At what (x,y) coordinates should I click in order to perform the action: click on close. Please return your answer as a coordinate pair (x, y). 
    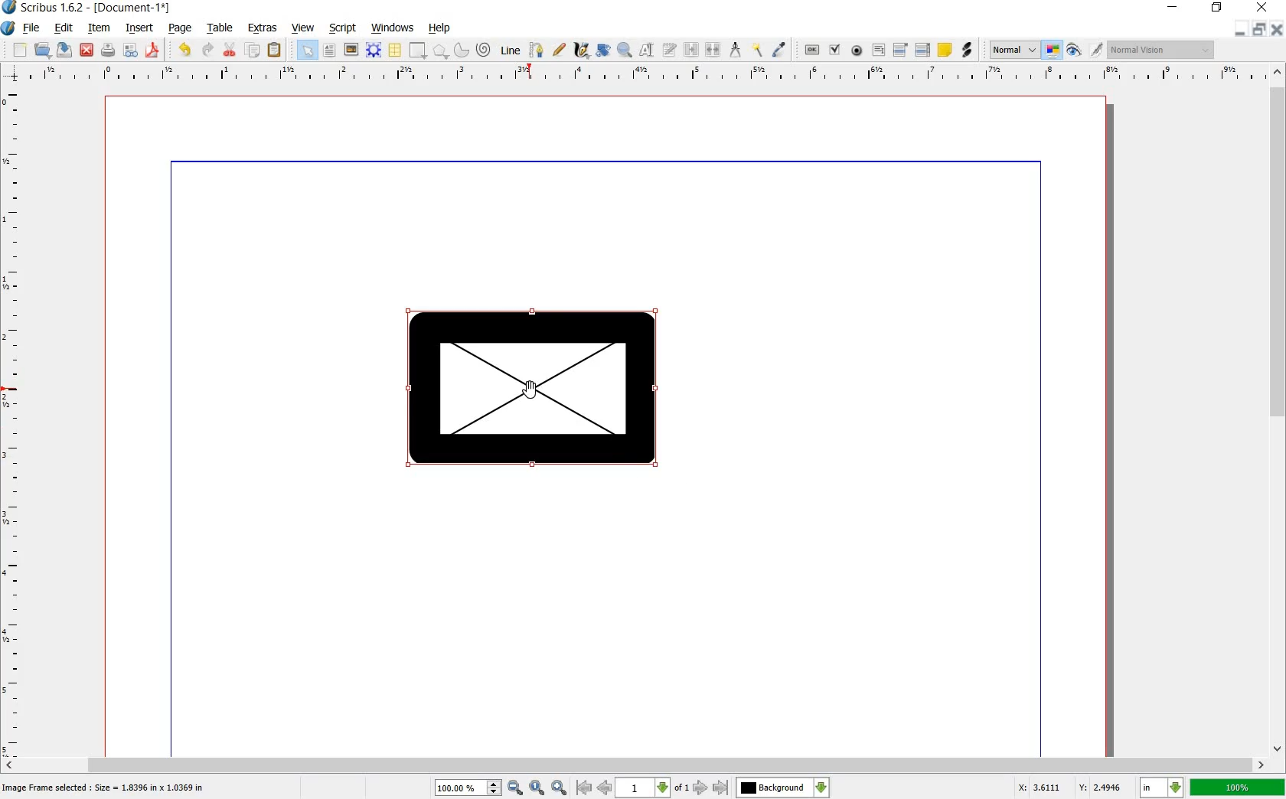
    Looking at the image, I should click on (1262, 8).